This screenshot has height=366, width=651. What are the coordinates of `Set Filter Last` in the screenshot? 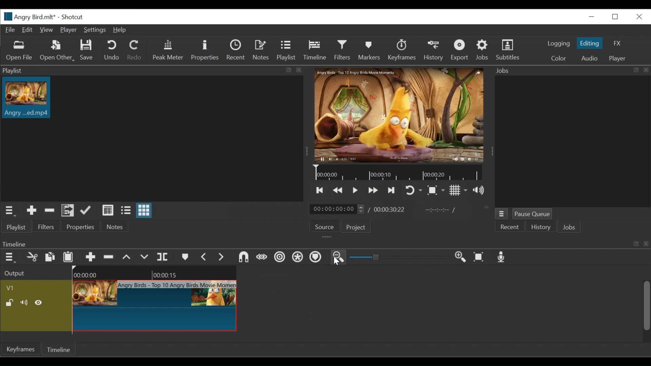 It's located at (241, 257).